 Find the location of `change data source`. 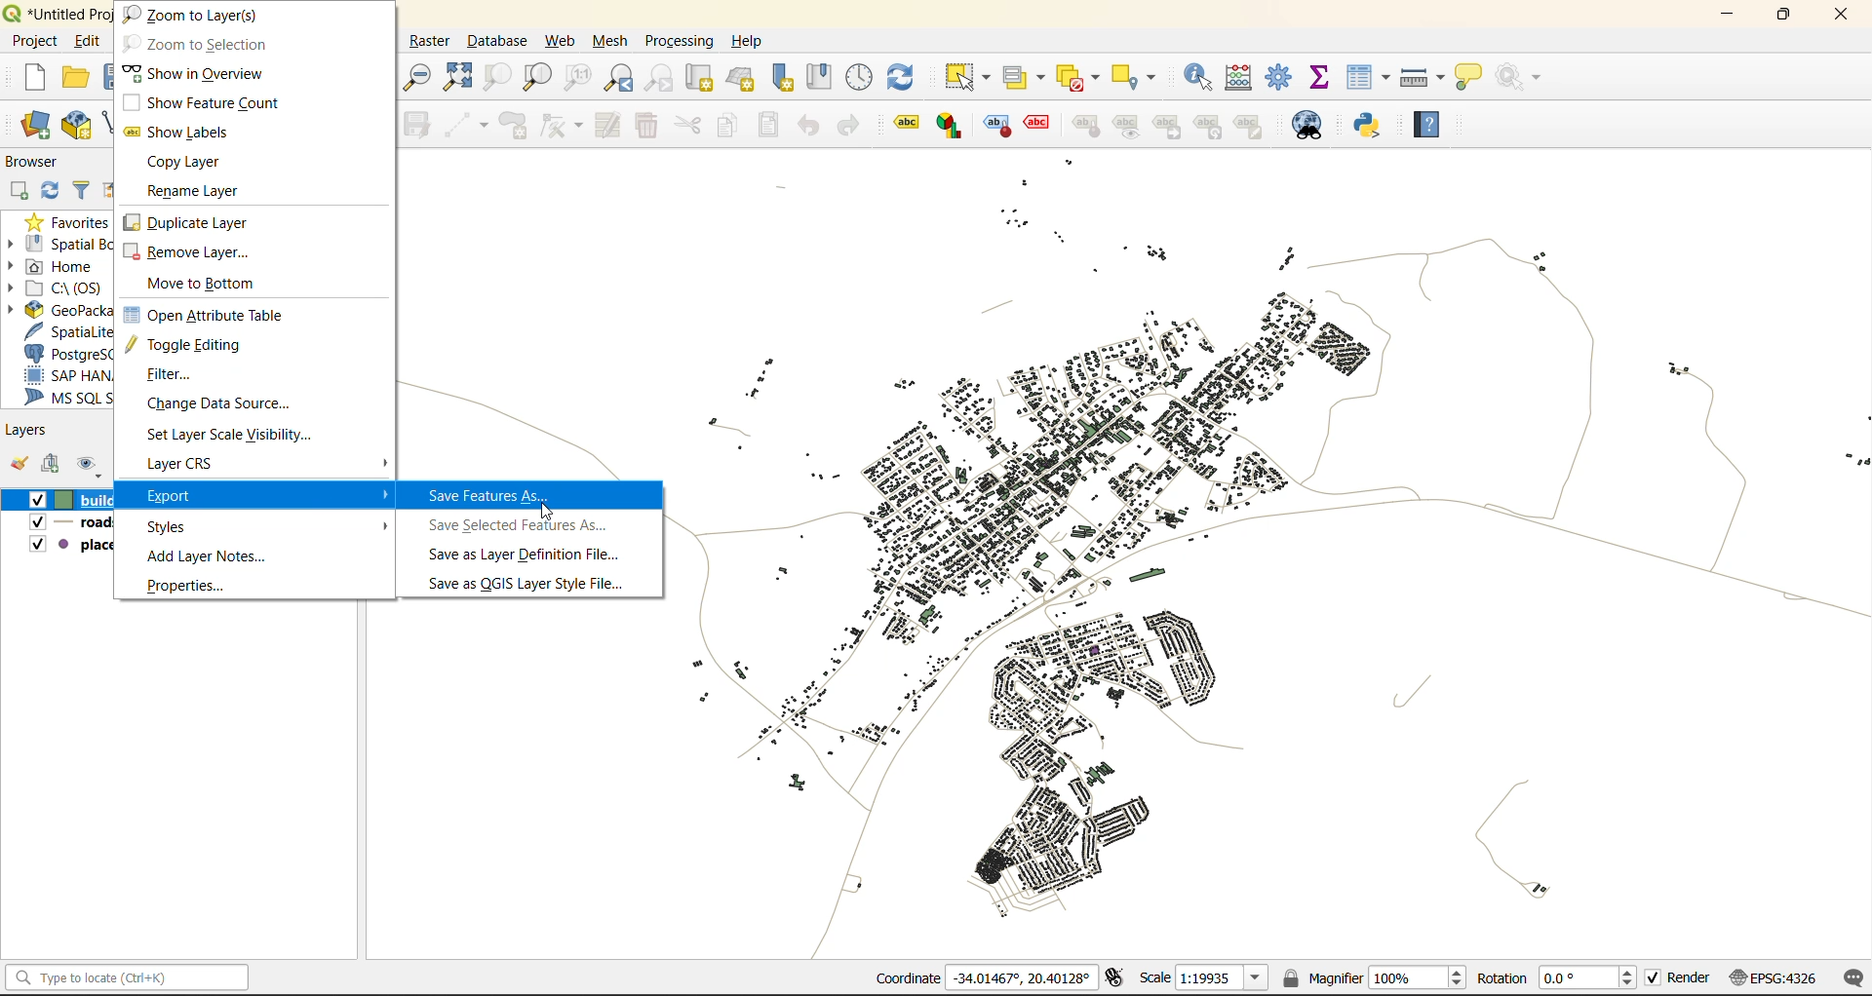

change data source is located at coordinates (221, 402).